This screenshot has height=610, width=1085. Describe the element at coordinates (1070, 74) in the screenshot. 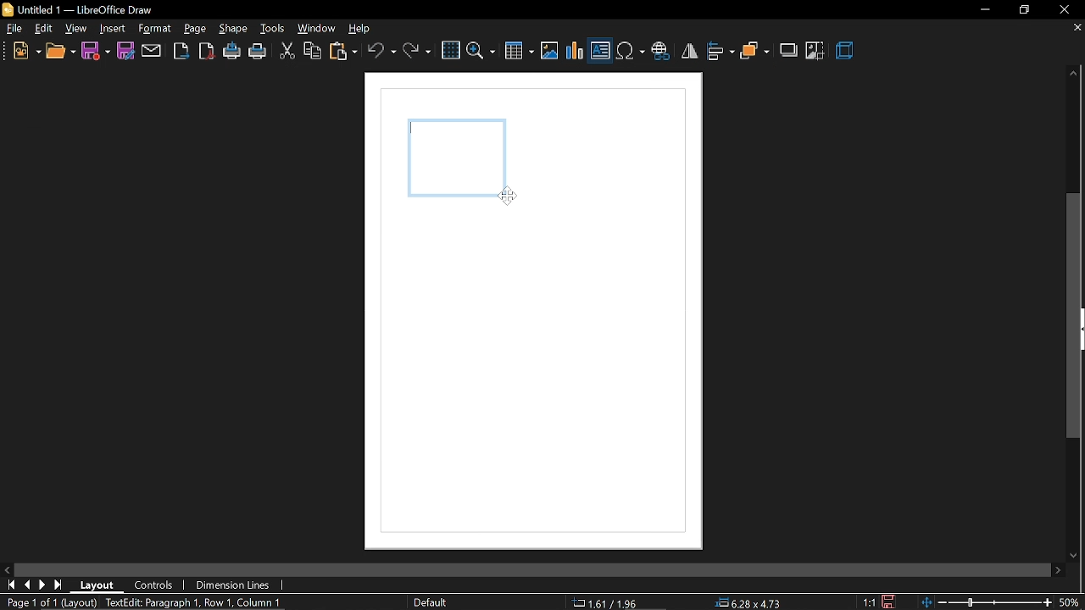

I see `move up` at that location.